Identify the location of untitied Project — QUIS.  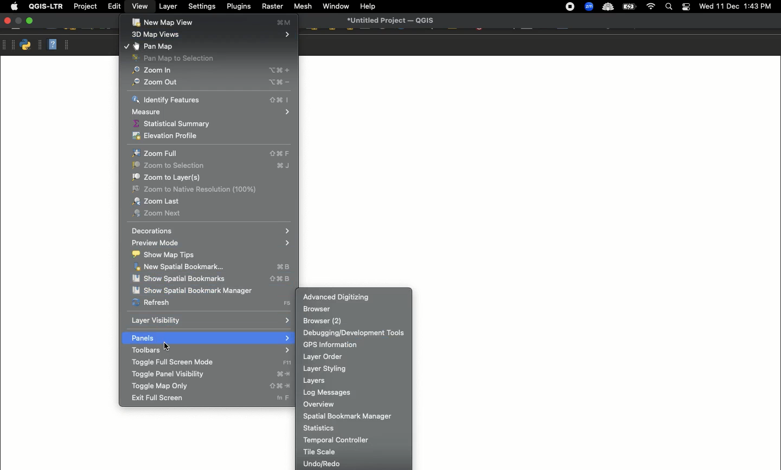
(391, 20).